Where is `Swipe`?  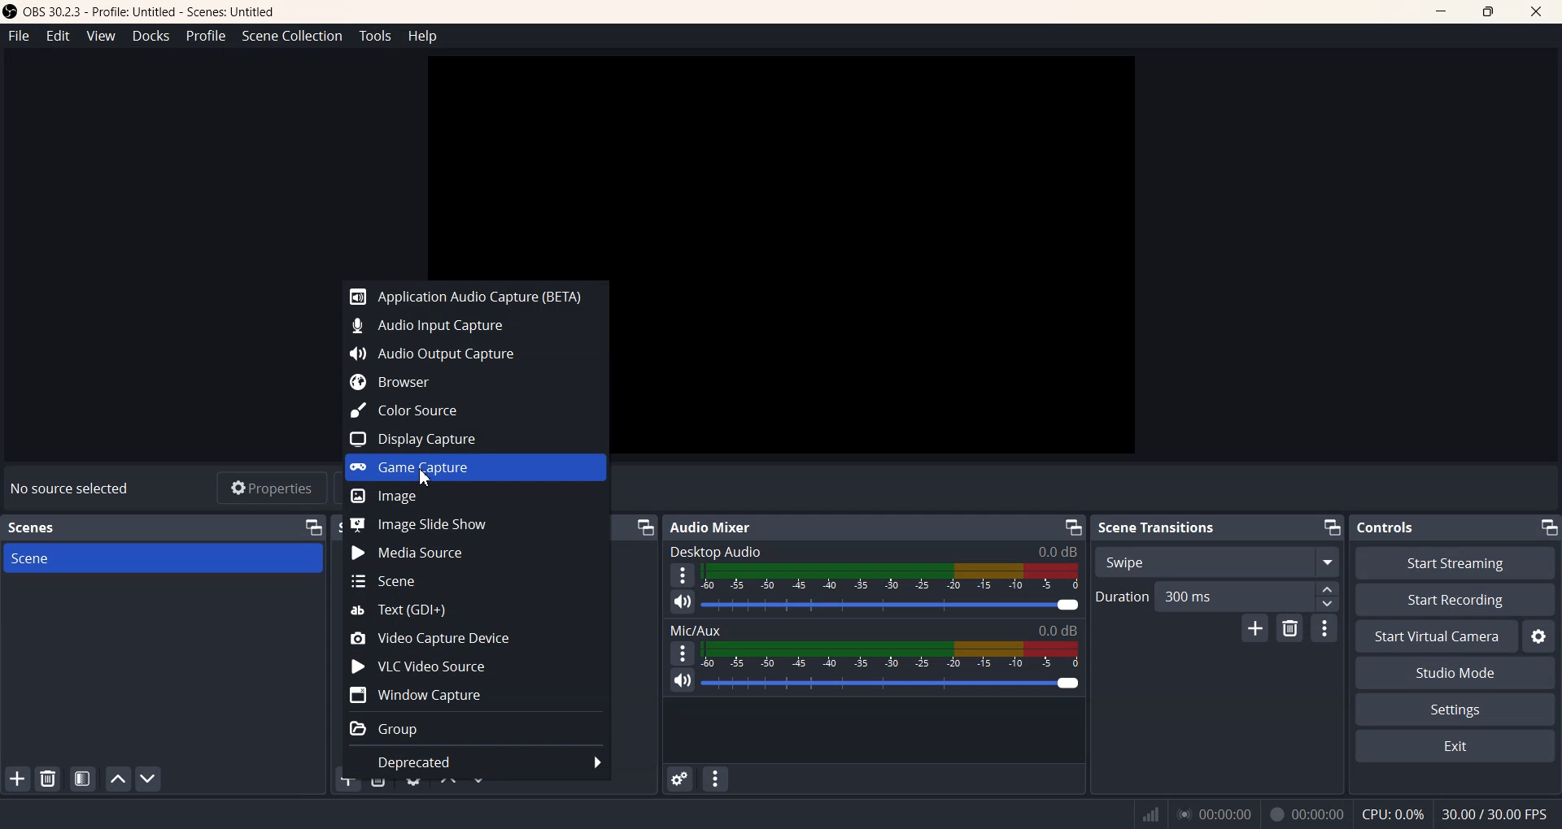
Swipe is located at coordinates (1215, 562).